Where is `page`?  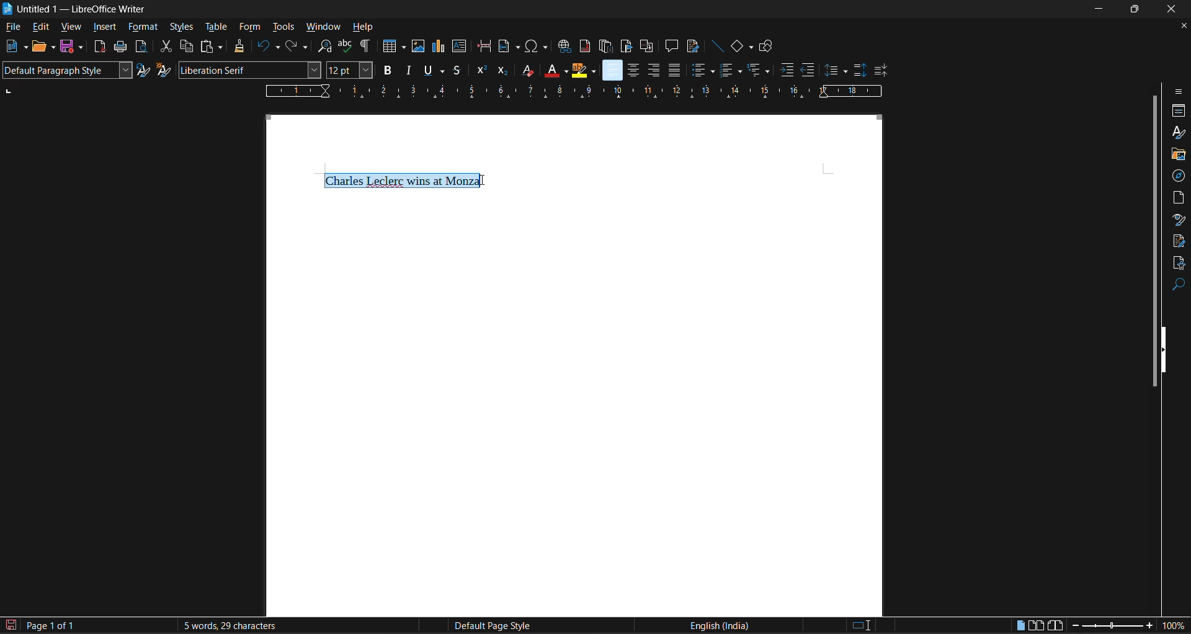 page is located at coordinates (1179, 196).